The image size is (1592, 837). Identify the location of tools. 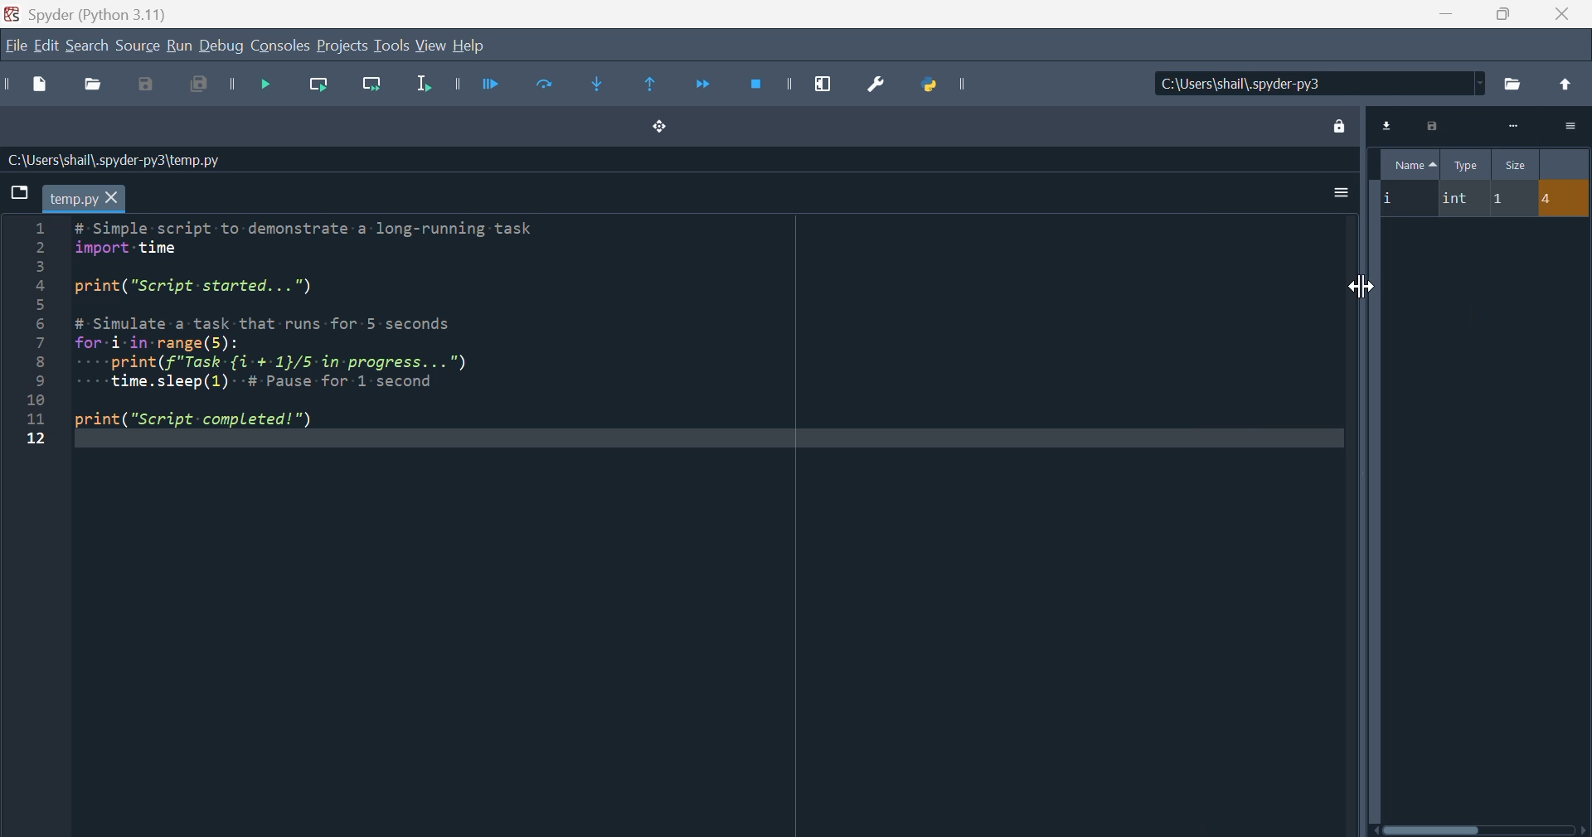
(391, 45).